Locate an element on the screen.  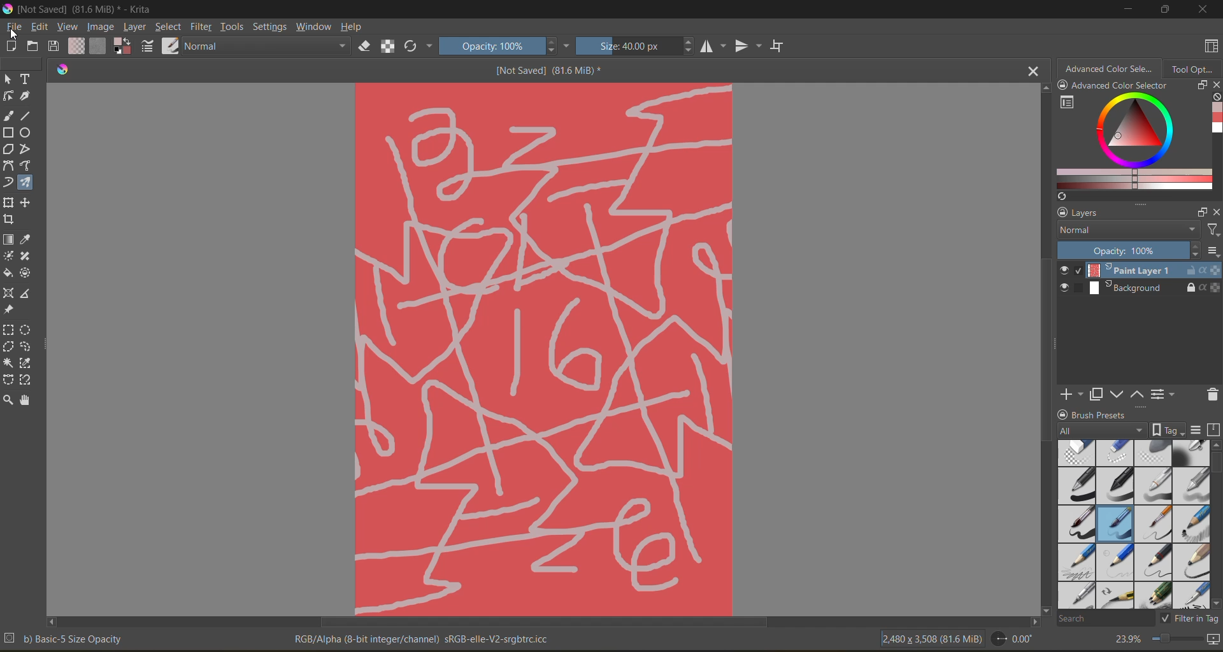
maximize is located at coordinates (1161, 9).